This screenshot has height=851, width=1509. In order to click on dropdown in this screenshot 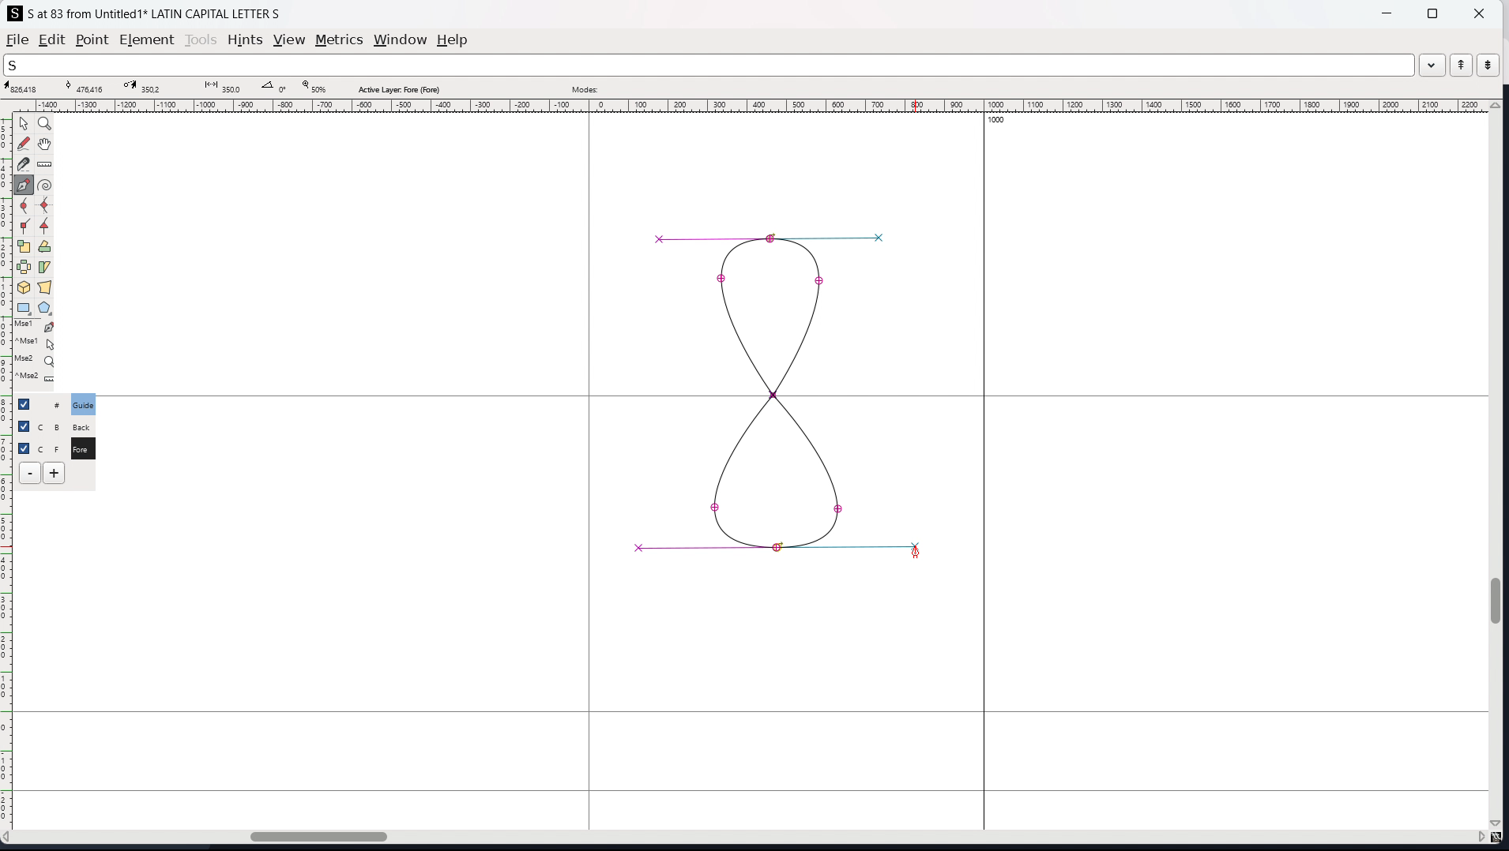, I will do `click(1432, 64)`.